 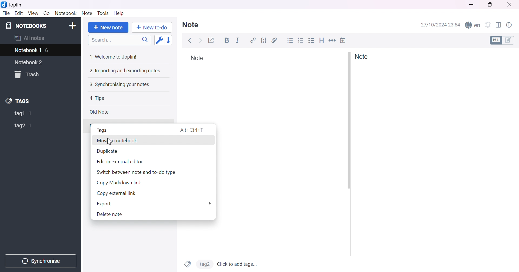 What do you see at coordinates (18, 101) in the screenshot?
I see `TAGS` at bounding box center [18, 101].